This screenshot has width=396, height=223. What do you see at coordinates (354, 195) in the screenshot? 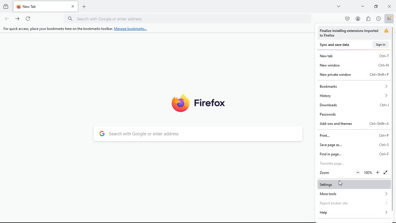
I see `more tools` at bounding box center [354, 195].